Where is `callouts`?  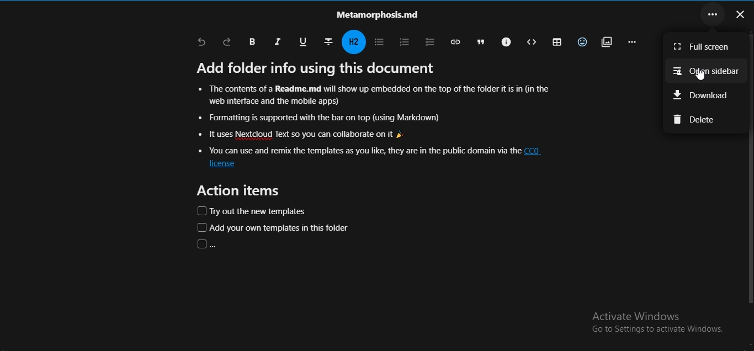 callouts is located at coordinates (505, 41).